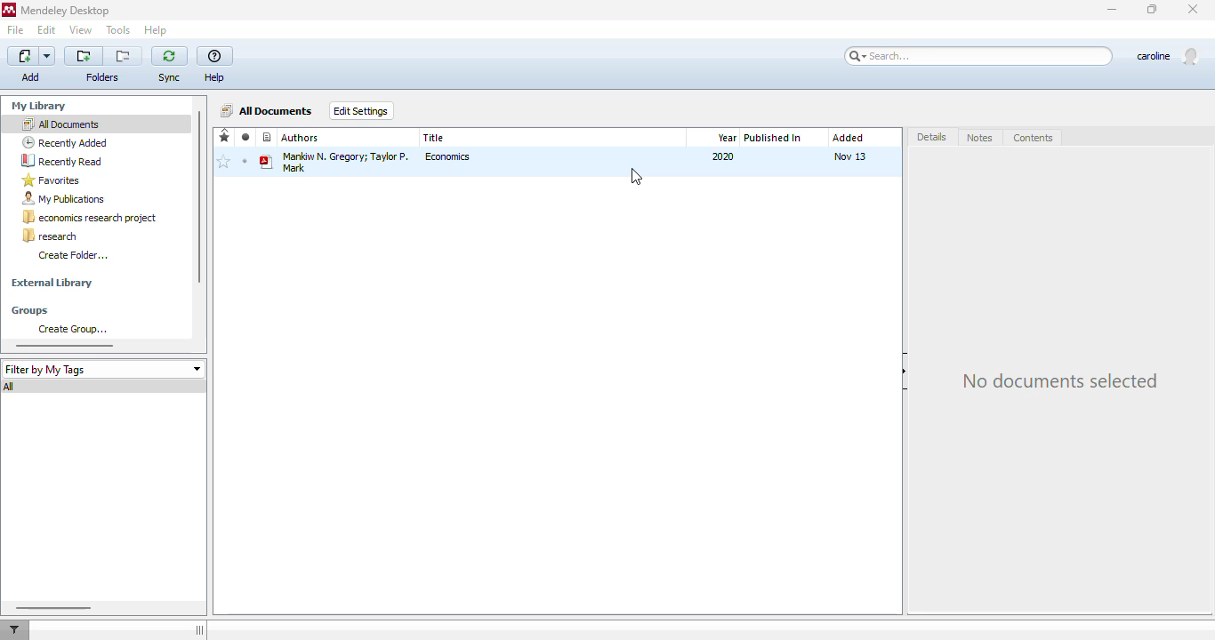 This screenshot has width=1215, height=640. I want to click on notes, so click(981, 138).